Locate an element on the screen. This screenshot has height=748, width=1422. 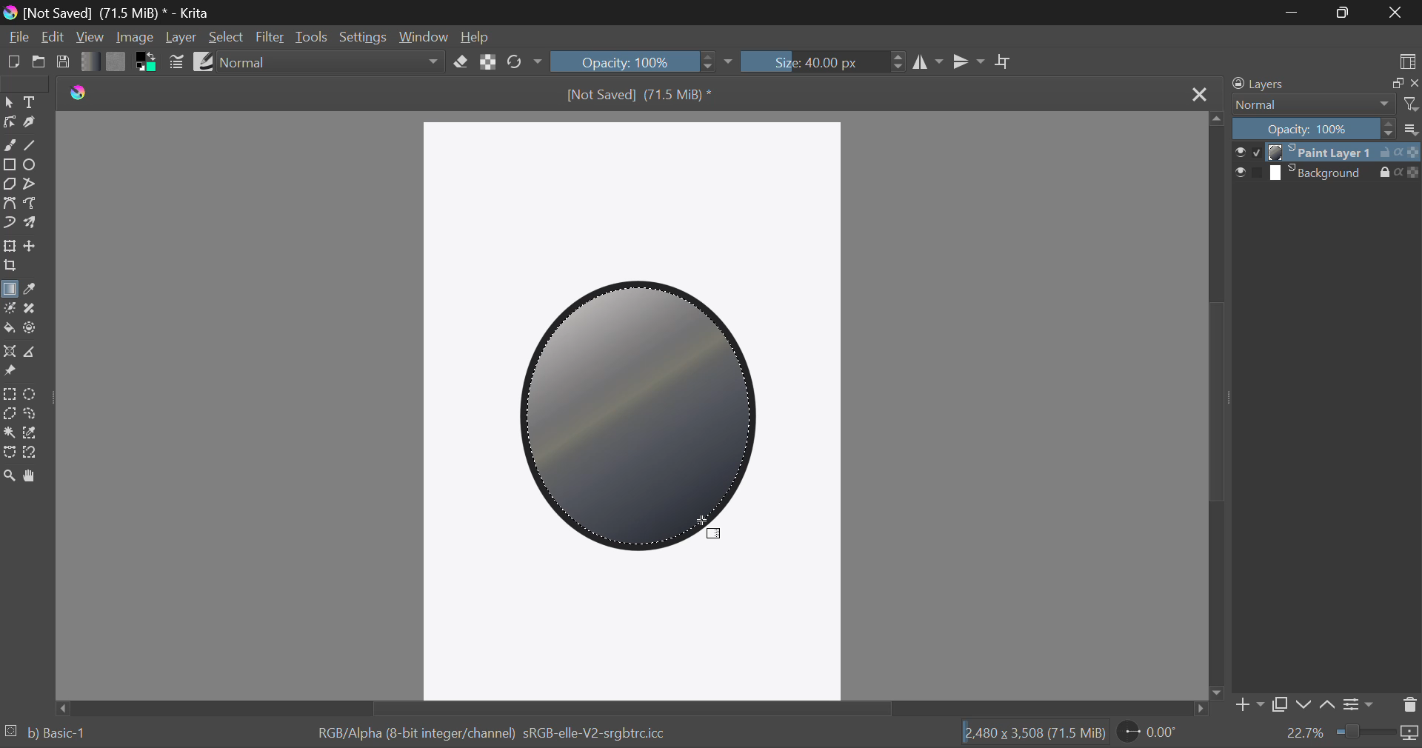
actions is located at coordinates (1399, 153).